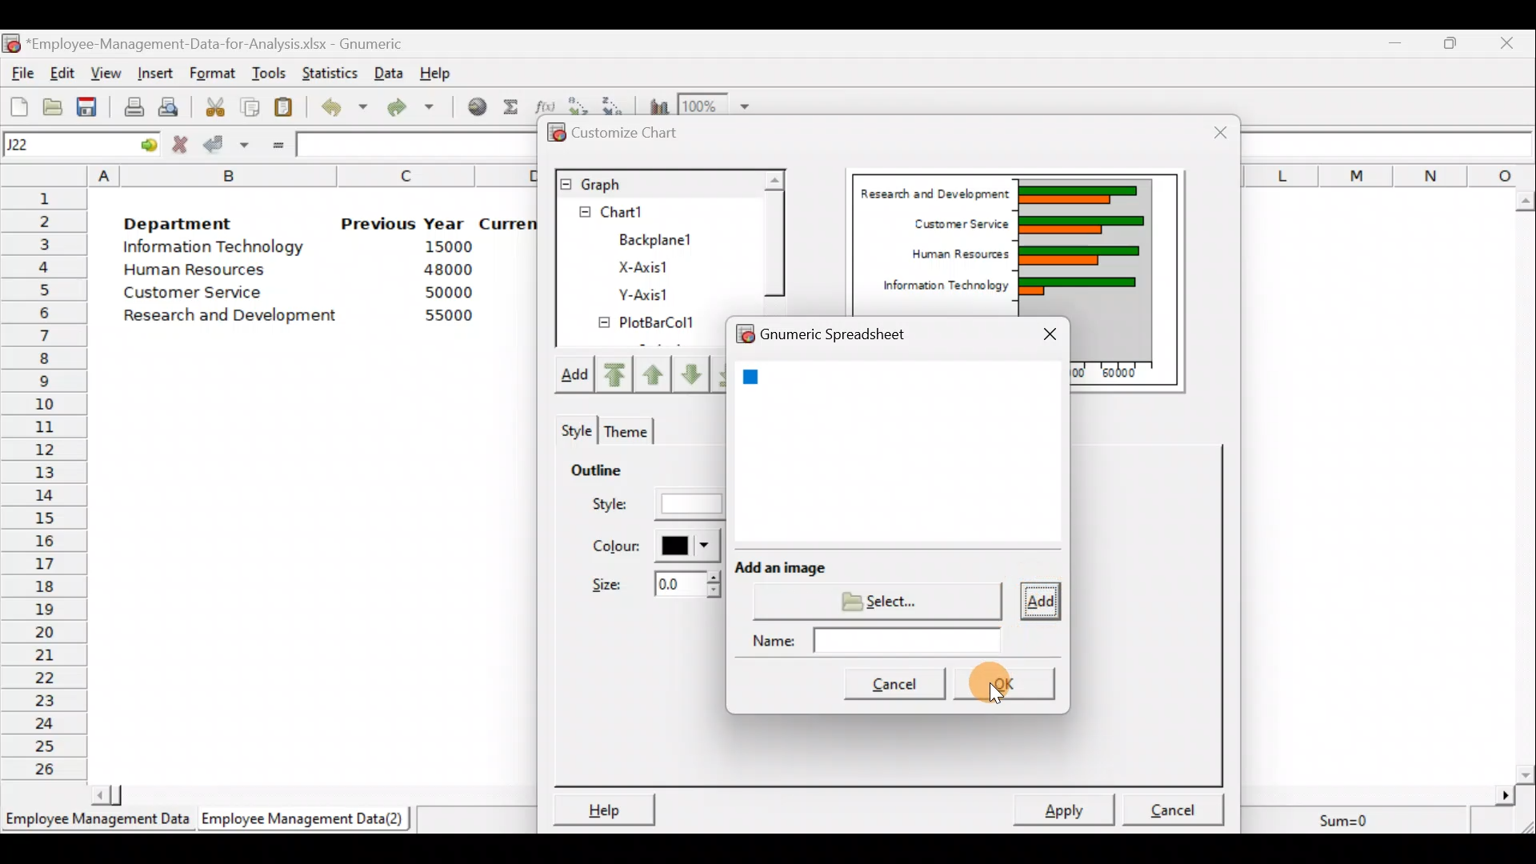 The image size is (1536, 864). I want to click on 48000, so click(447, 271).